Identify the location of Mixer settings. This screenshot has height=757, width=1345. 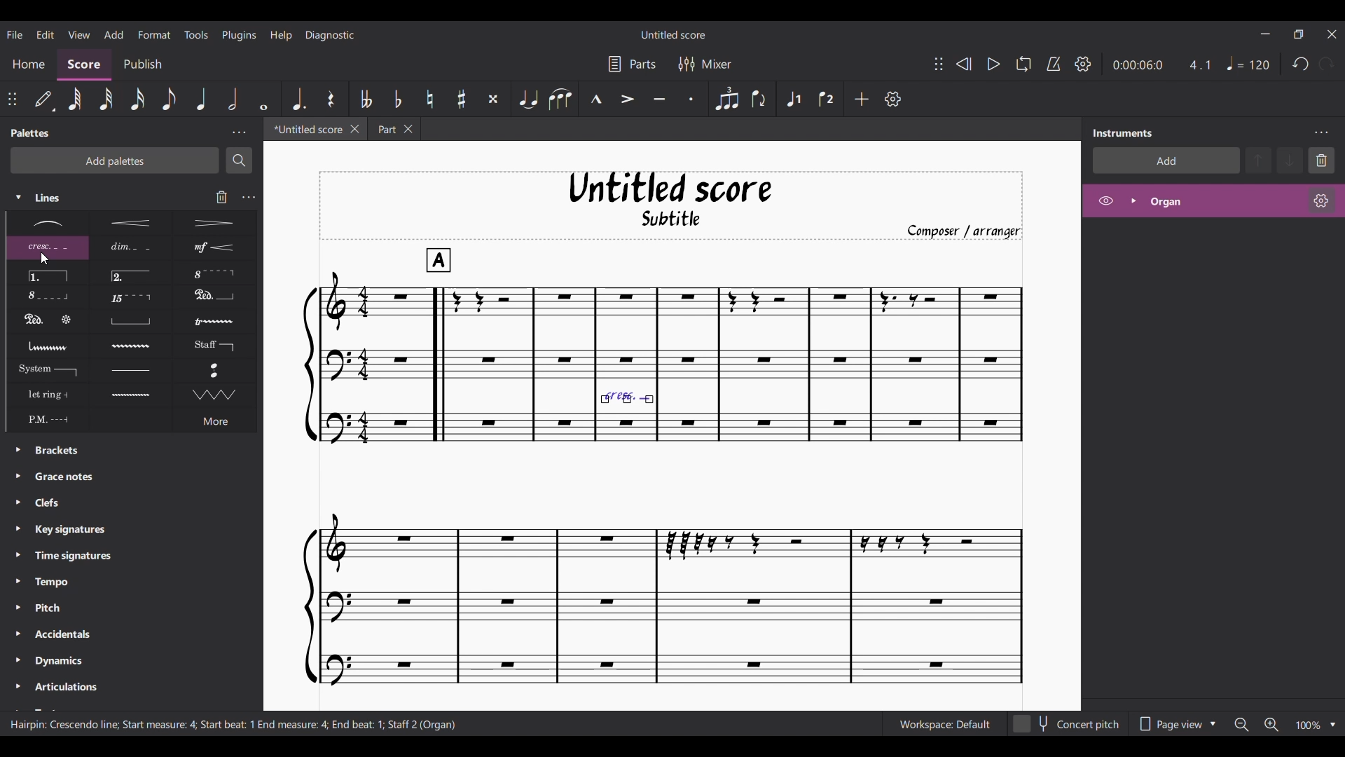
(705, 63).